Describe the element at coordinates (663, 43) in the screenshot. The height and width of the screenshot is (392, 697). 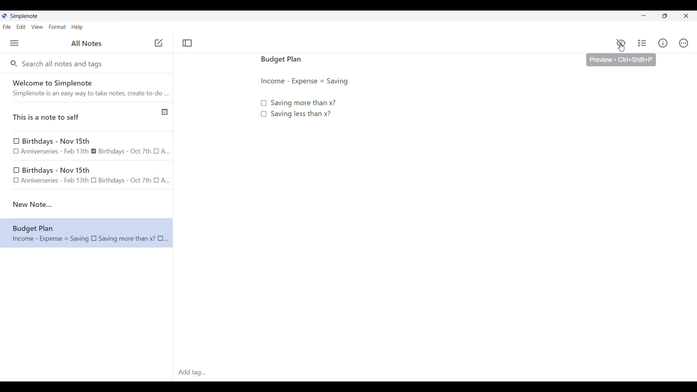
I see `Info` at that location.